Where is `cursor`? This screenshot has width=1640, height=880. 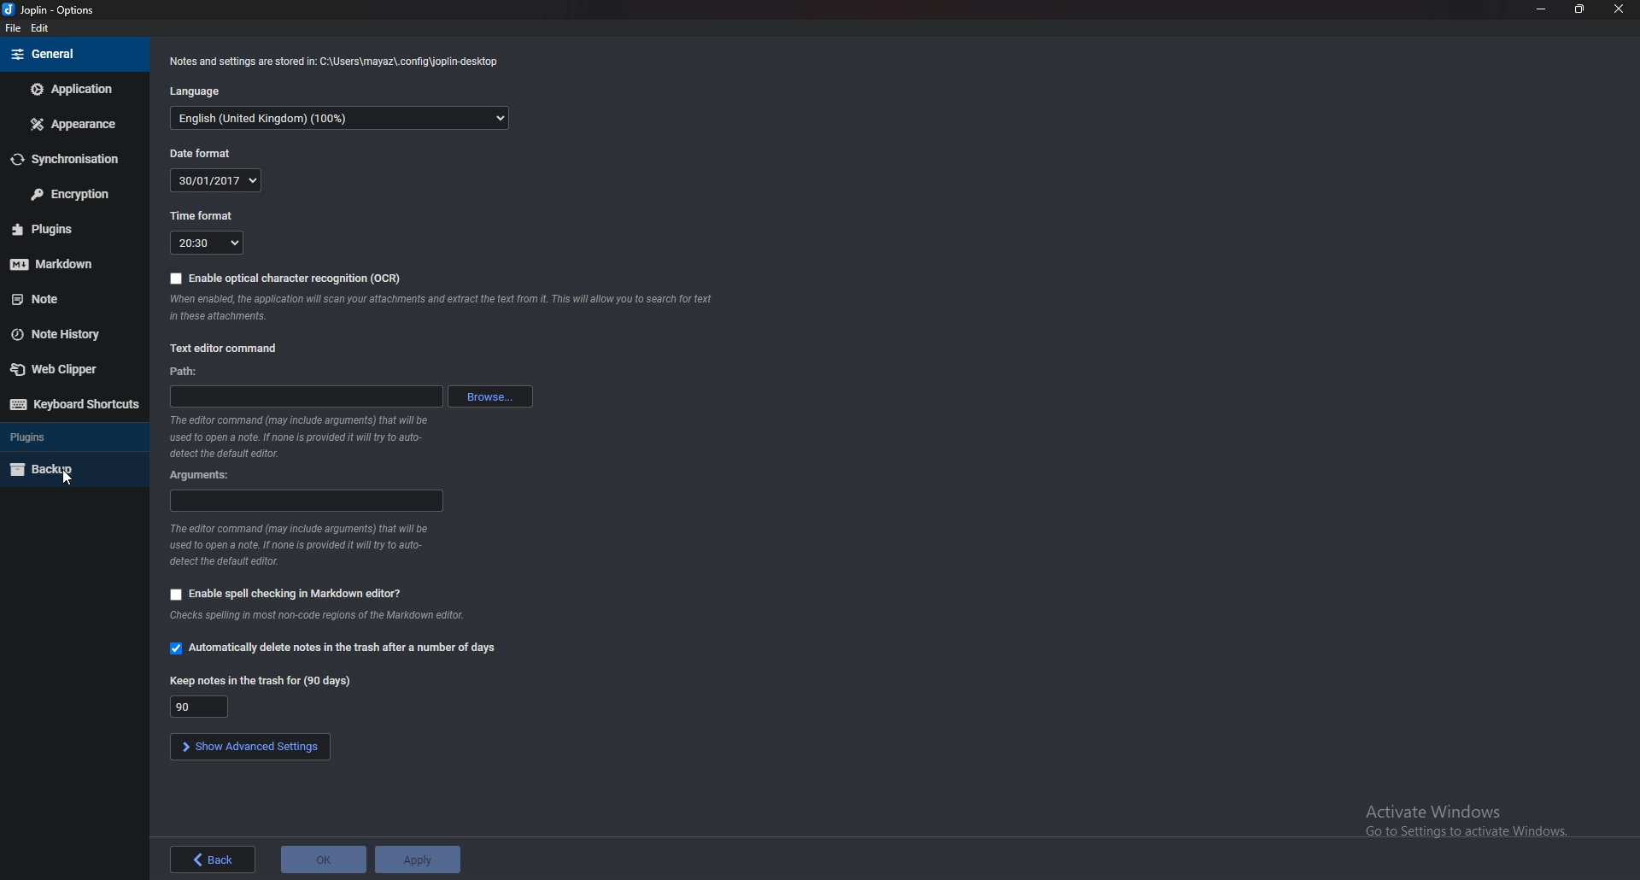 cursor is located at coordinates (66, 478).